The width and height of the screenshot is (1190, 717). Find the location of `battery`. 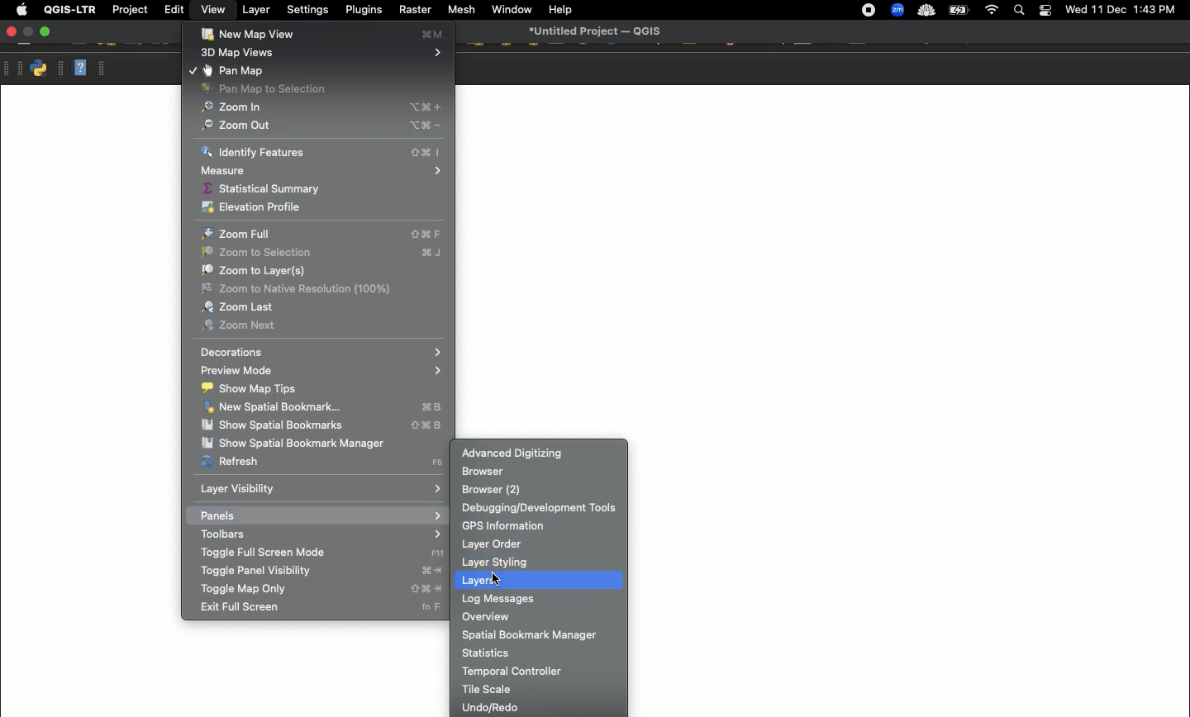

battery is located at coordinates (962, 9).